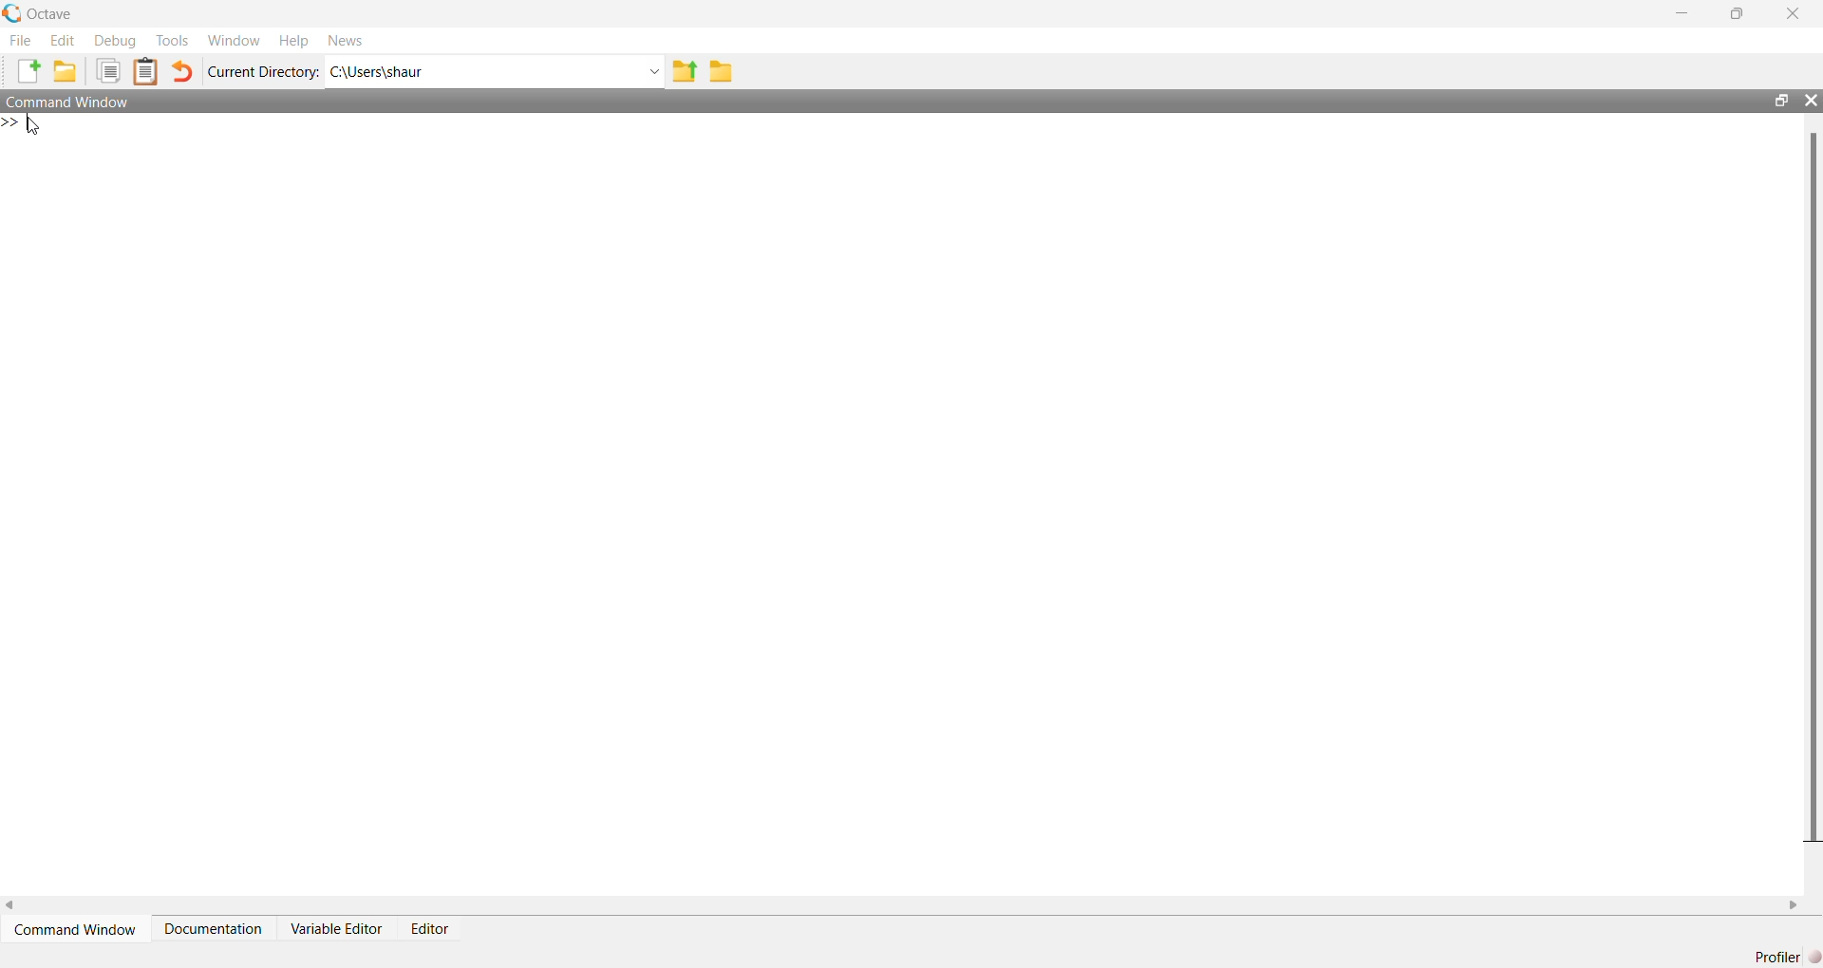 Image resolution: width=1823 pixels, height=968 pixels. I want to click on octave, so click(53, 14).